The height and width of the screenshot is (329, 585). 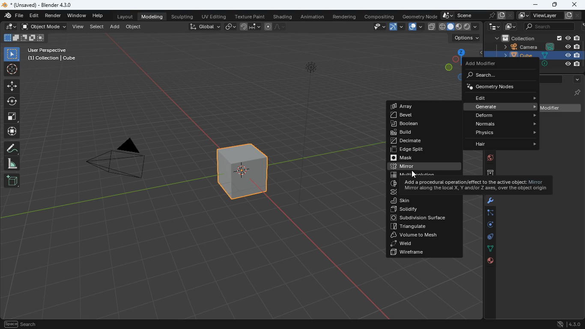 What do you see at coordinates (44, 27) in the screenshot?
I see `object mode` at bounding box center [44, 27].